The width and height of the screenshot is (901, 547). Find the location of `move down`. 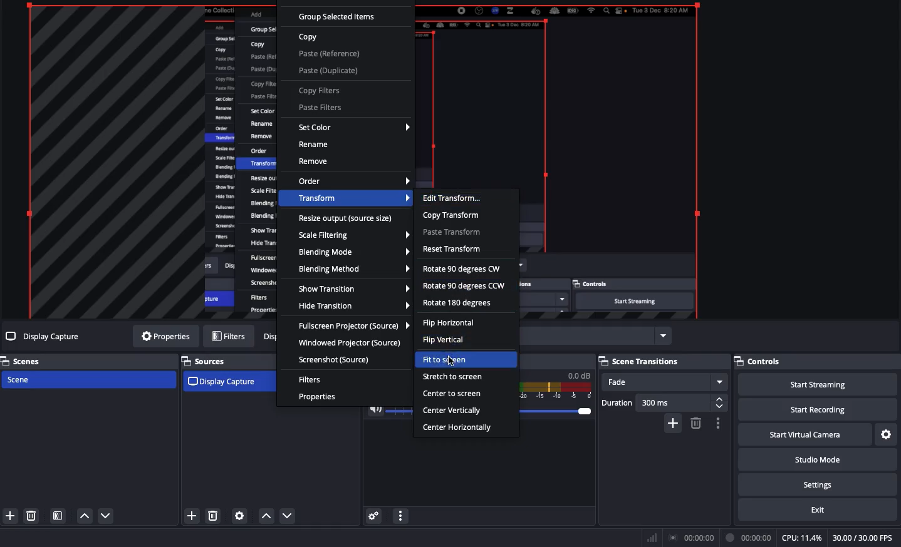

move down is located at coordinates (289, 516).